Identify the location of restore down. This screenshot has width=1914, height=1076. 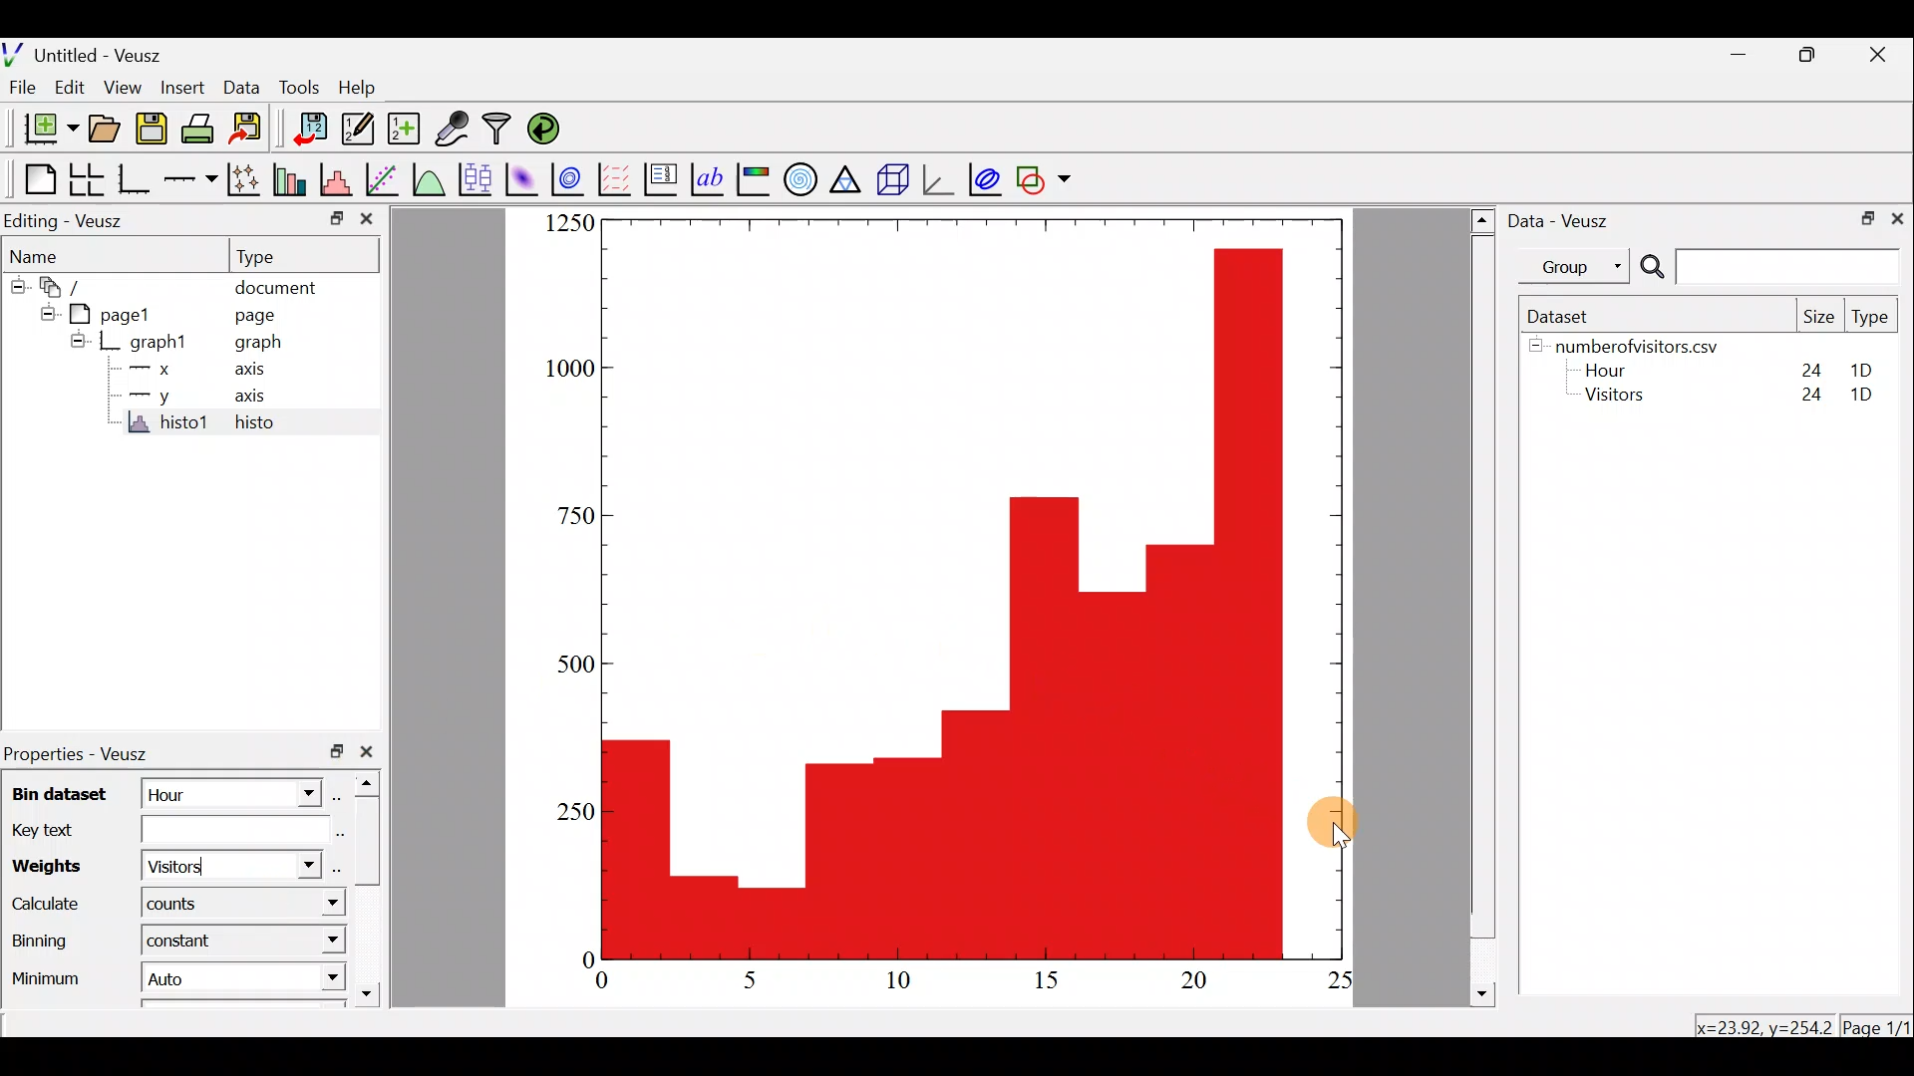
(333, 751).